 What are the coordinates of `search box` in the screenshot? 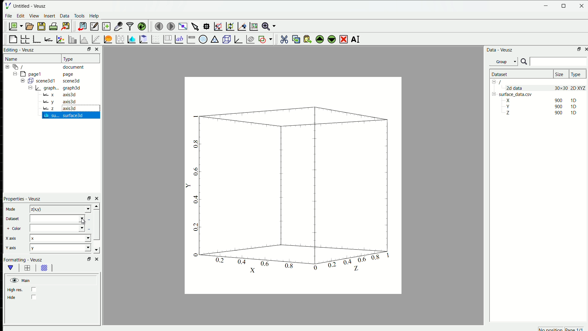 It's located at (558, 62).